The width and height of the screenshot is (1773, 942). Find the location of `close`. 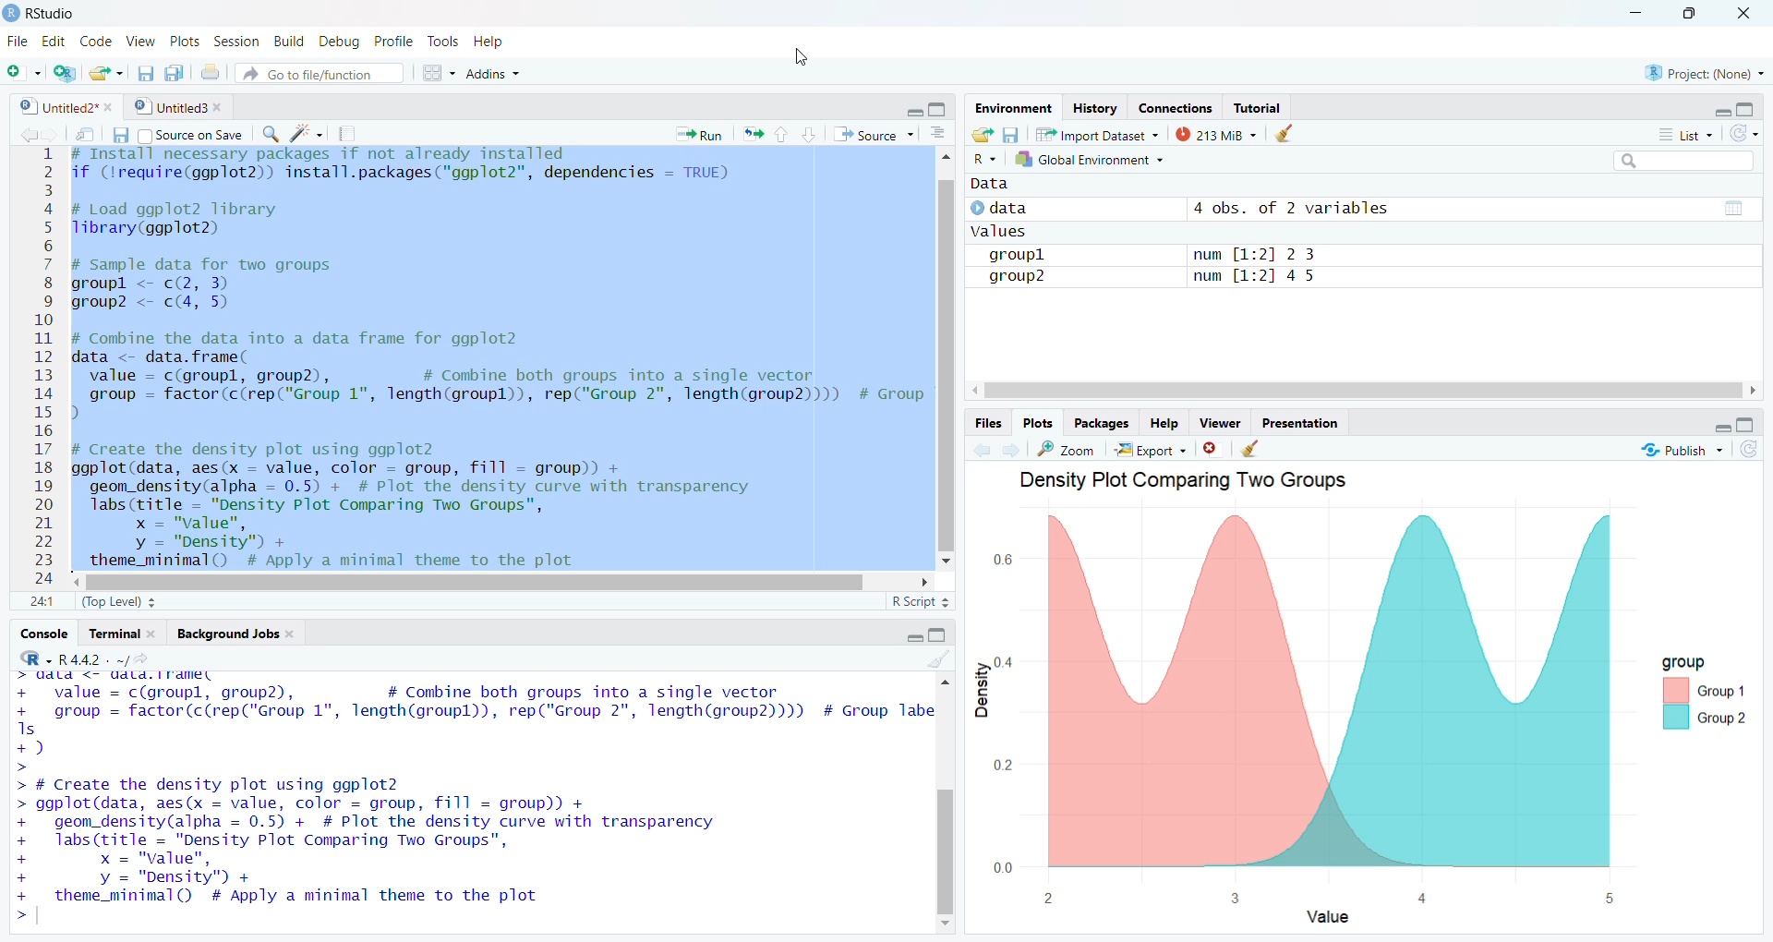

close is located at coordinates (1746, 14).